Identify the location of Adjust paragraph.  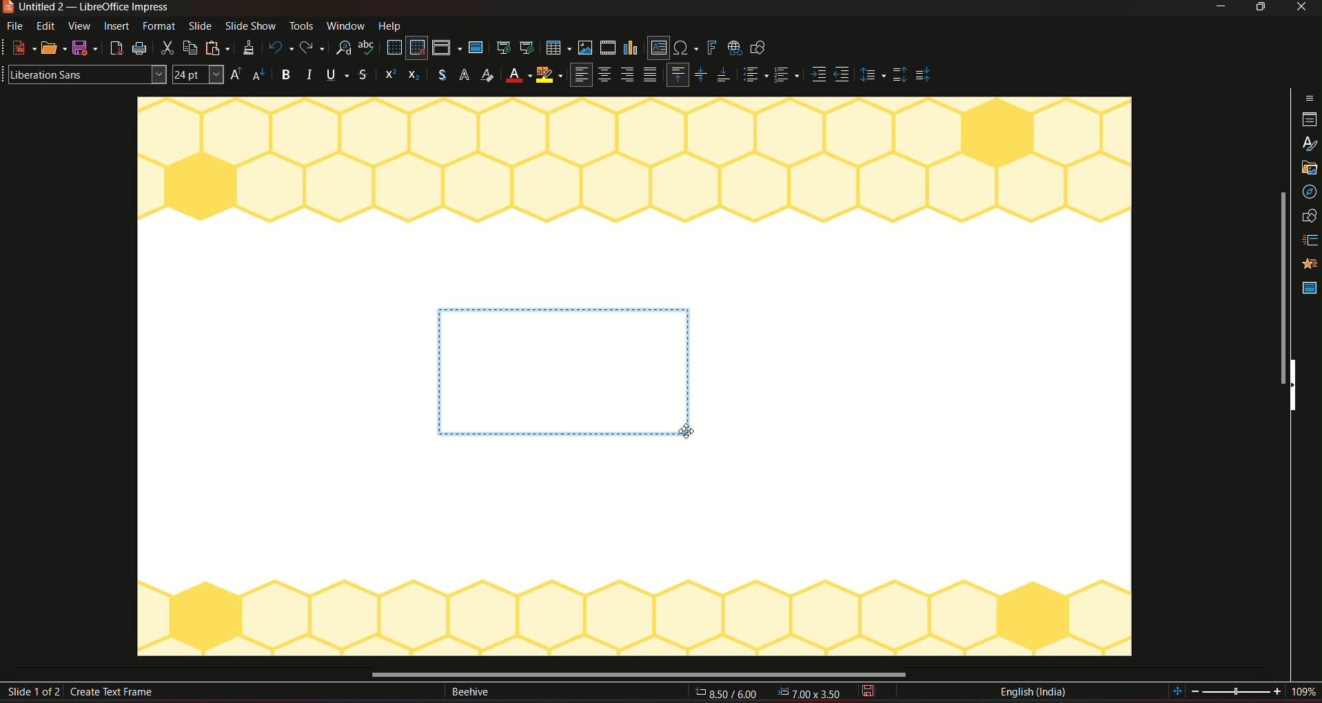
(871, 76).